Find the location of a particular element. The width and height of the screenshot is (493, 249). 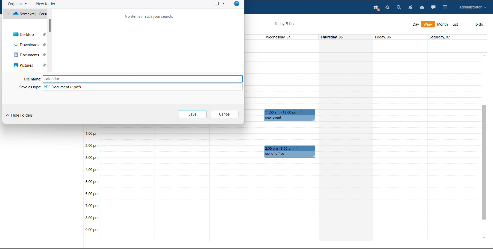

scroll down is located at coordinates (483, 237).